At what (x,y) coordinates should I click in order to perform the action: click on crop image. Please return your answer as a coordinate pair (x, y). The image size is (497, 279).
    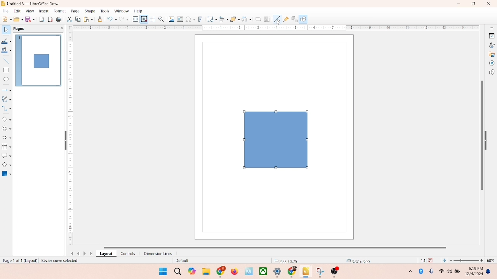
    Looking at the image, I should click on (267, 19).